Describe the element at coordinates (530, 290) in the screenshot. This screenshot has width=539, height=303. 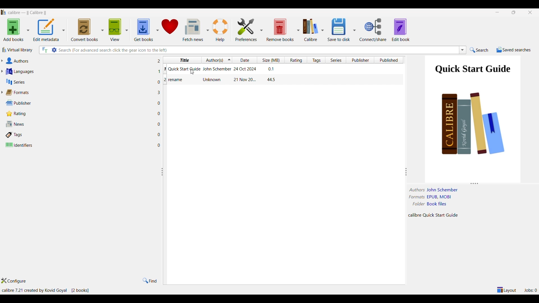
I see `Jobs` at that location.